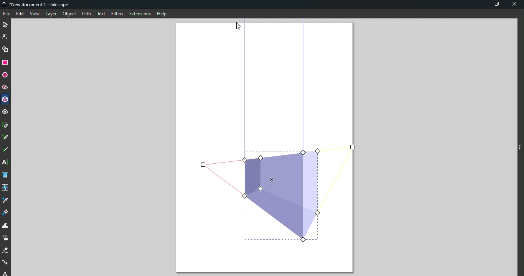  Describe the element at coordinates (5, 99) in the screenshot. I see `3D box tool` at that location.